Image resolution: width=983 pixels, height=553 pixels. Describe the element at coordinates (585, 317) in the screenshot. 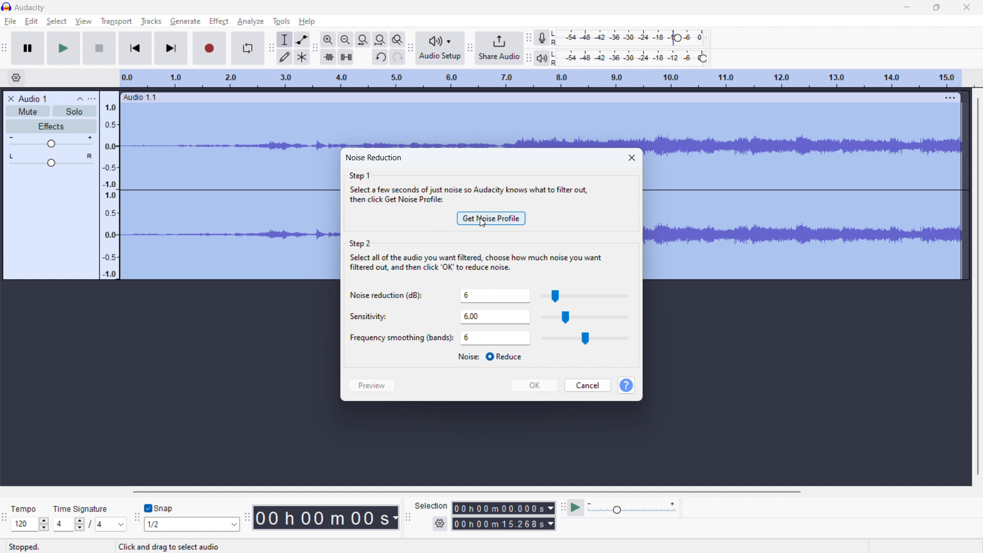

I see `slider for sensitivity` at that location.